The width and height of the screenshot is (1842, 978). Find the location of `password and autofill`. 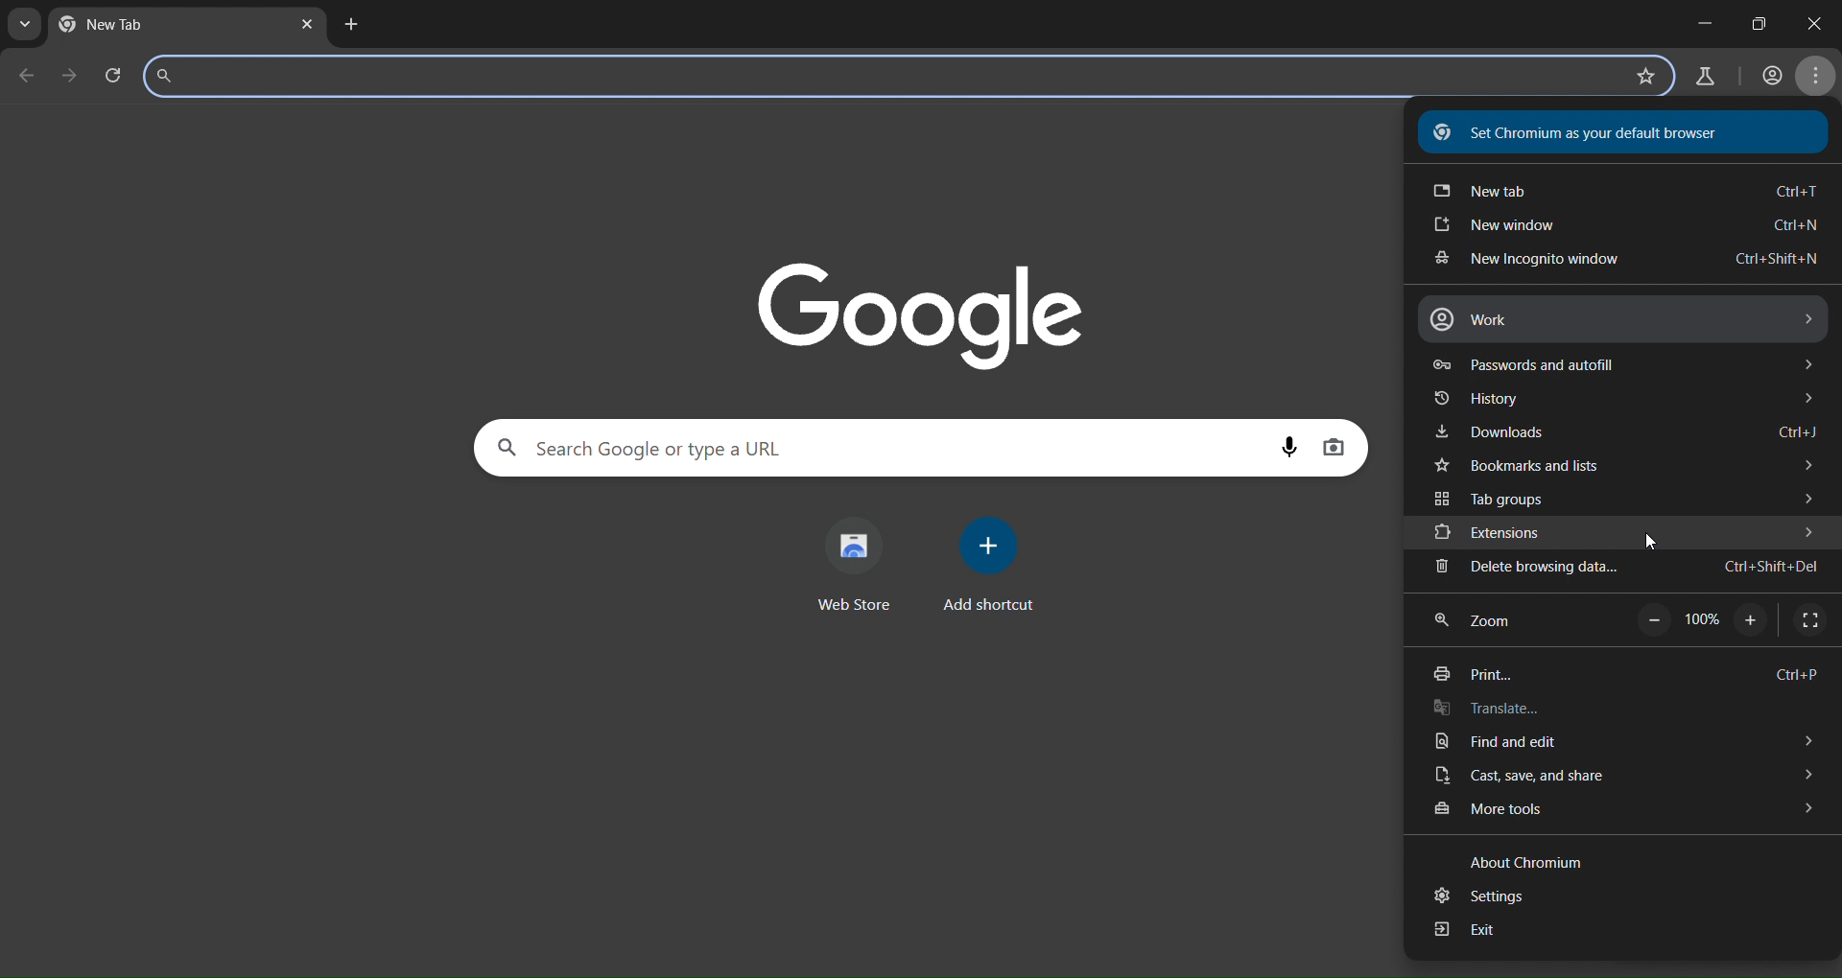

password and autofill is located at coordinates (1621, 364).